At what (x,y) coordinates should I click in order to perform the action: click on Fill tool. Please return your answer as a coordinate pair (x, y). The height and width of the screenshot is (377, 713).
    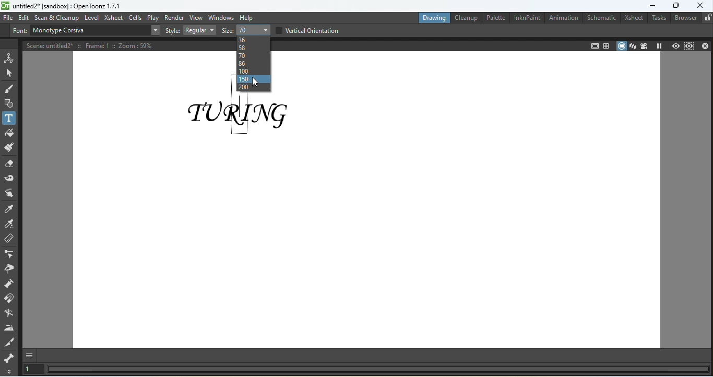
    Looking at the image, I should click on (9, 132).